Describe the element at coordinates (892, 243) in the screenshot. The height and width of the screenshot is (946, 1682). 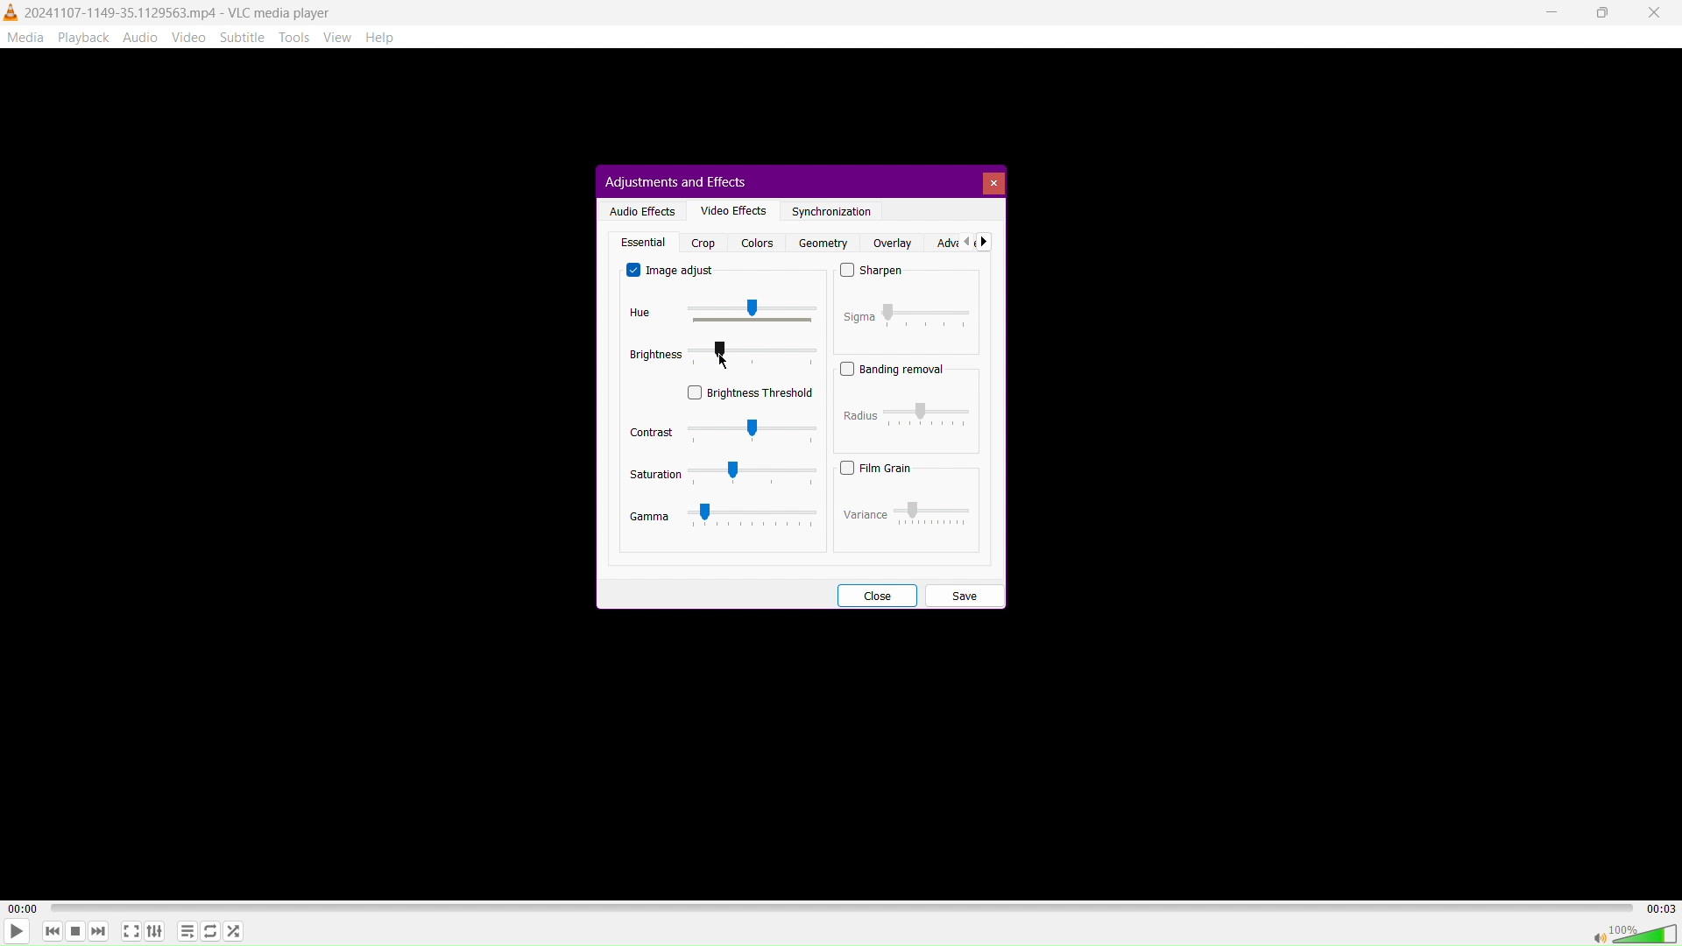
I see `Overlay` at that location.